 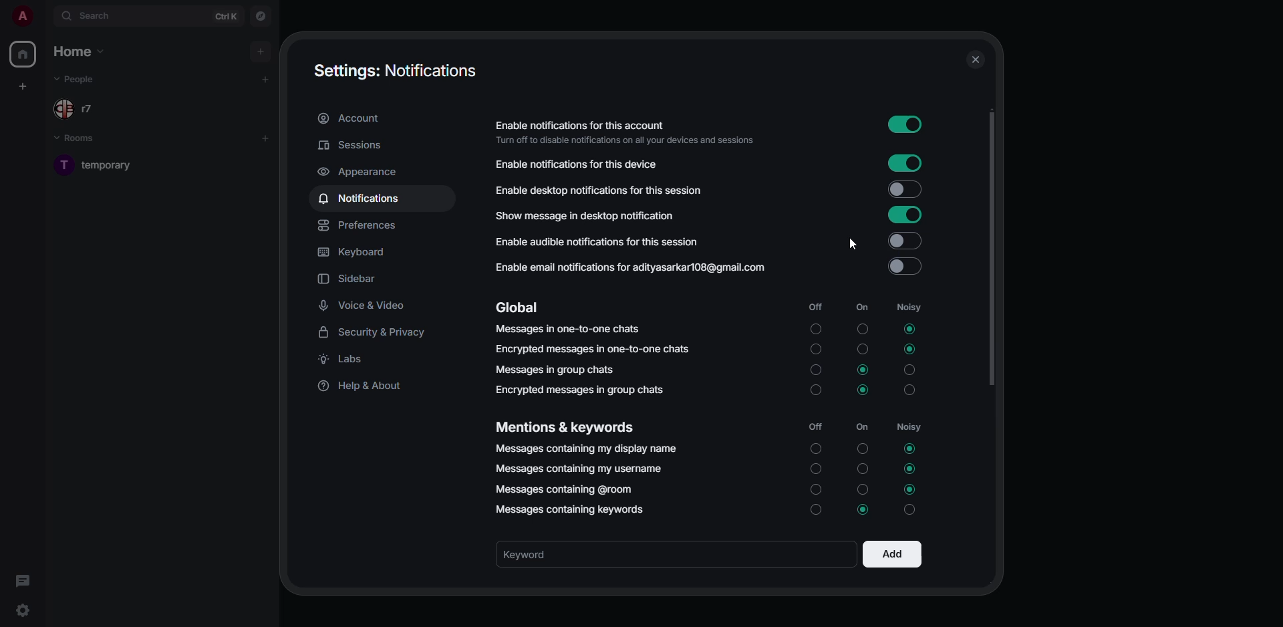 What do you see at coordinates (863, 389) in the screenshot?
I see `selected` at bounding box center [863, 389].